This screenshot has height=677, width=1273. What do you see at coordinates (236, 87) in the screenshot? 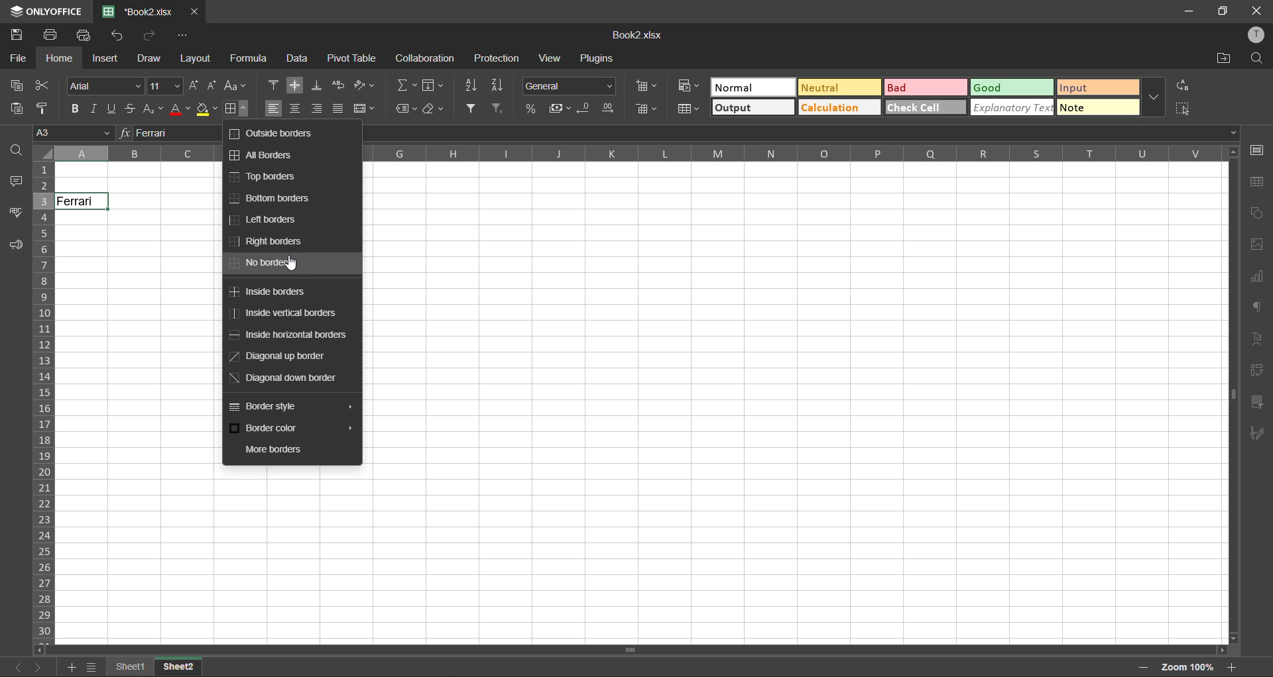
I see `change case` at bounding box center [236, 87].